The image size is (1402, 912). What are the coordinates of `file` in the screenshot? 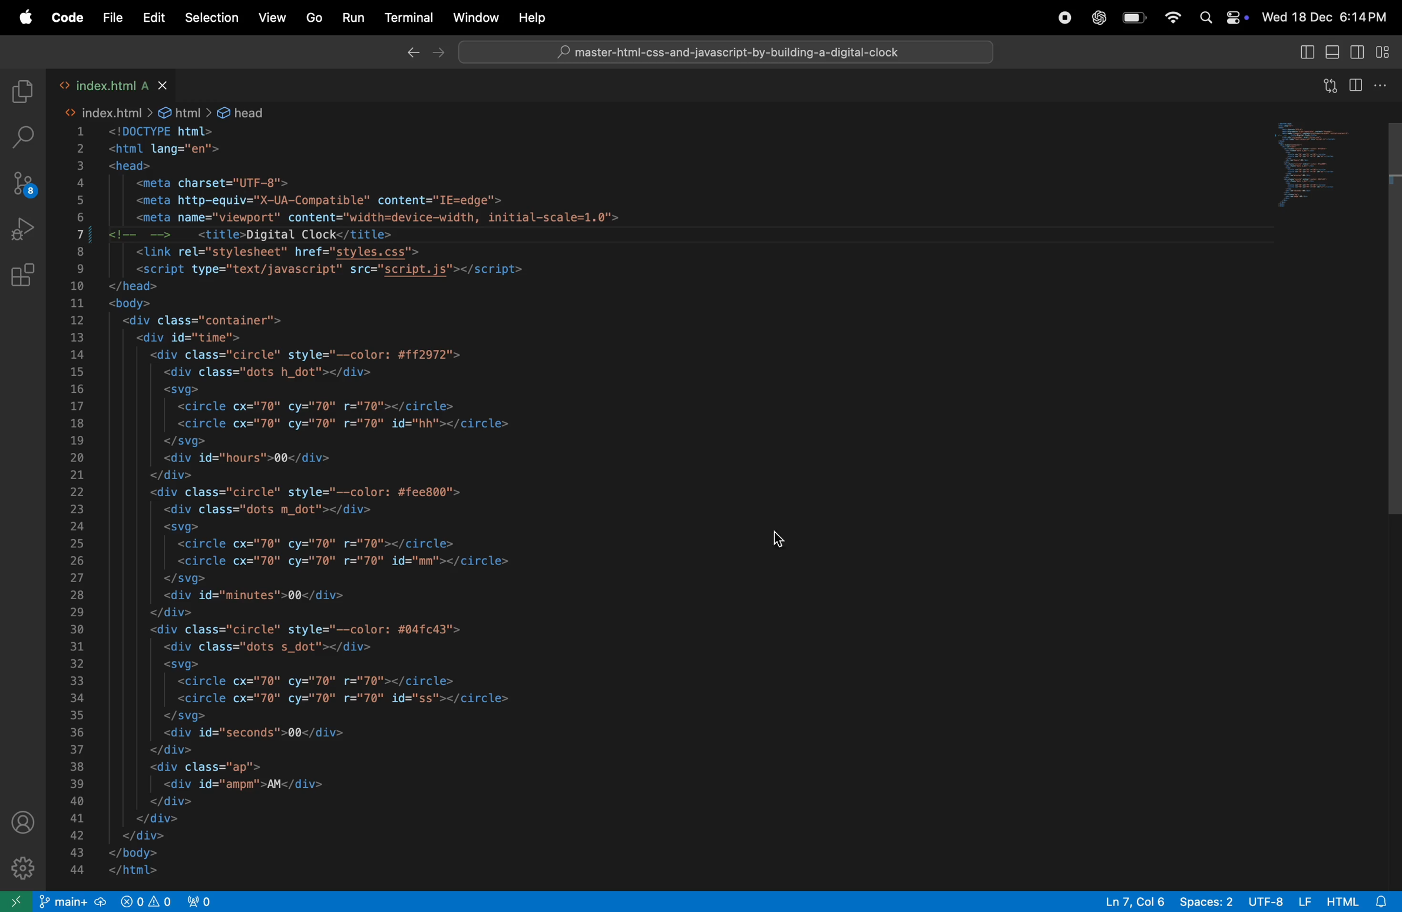 It's located at (720, 48).